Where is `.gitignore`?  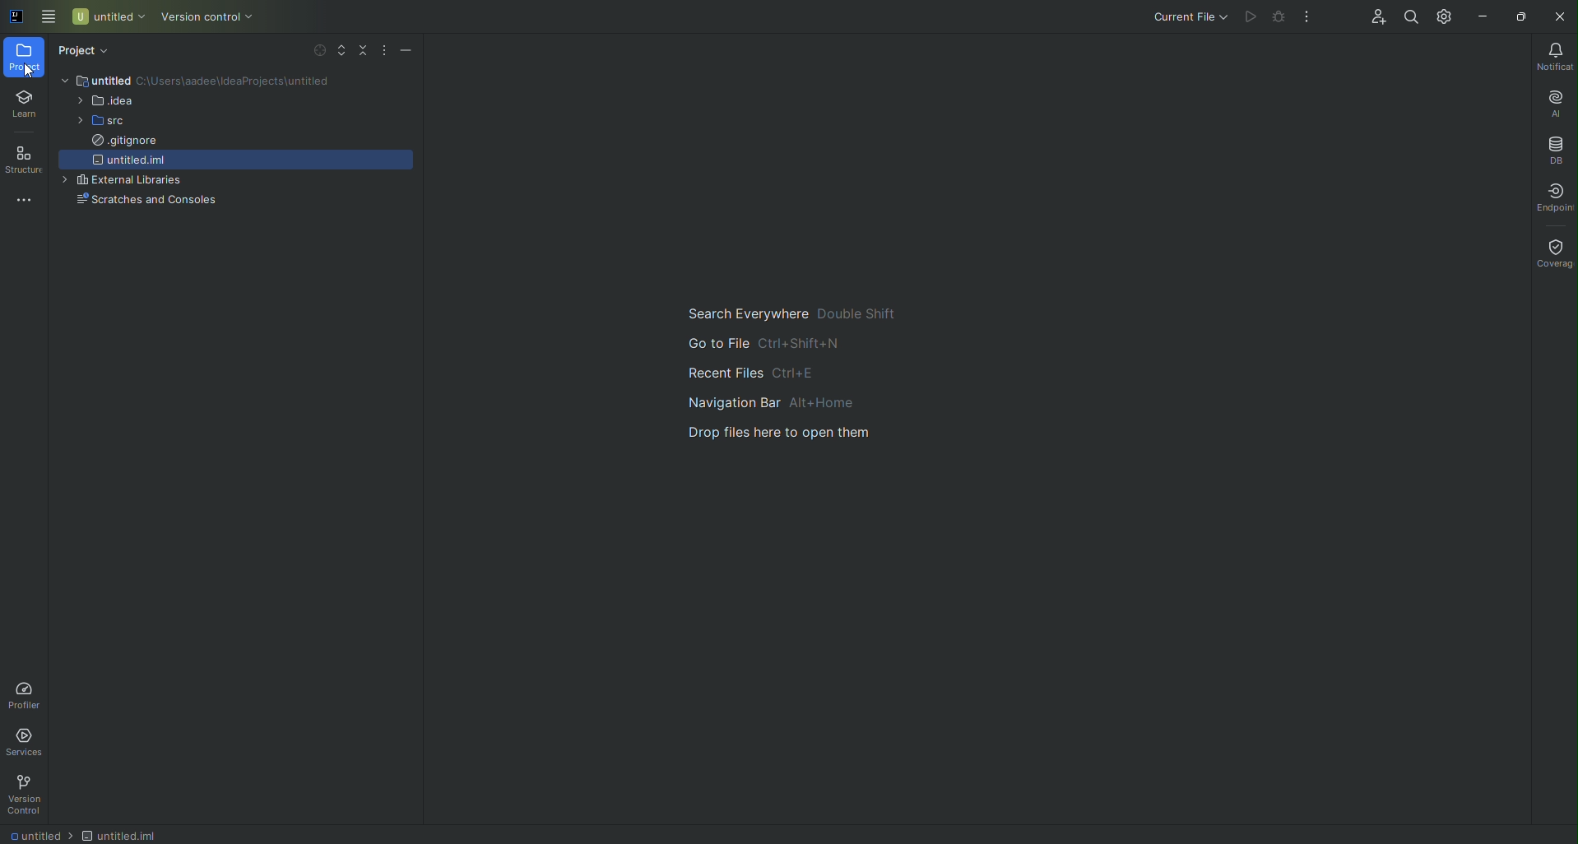
.gitignore is located at coordinates (120, 141).